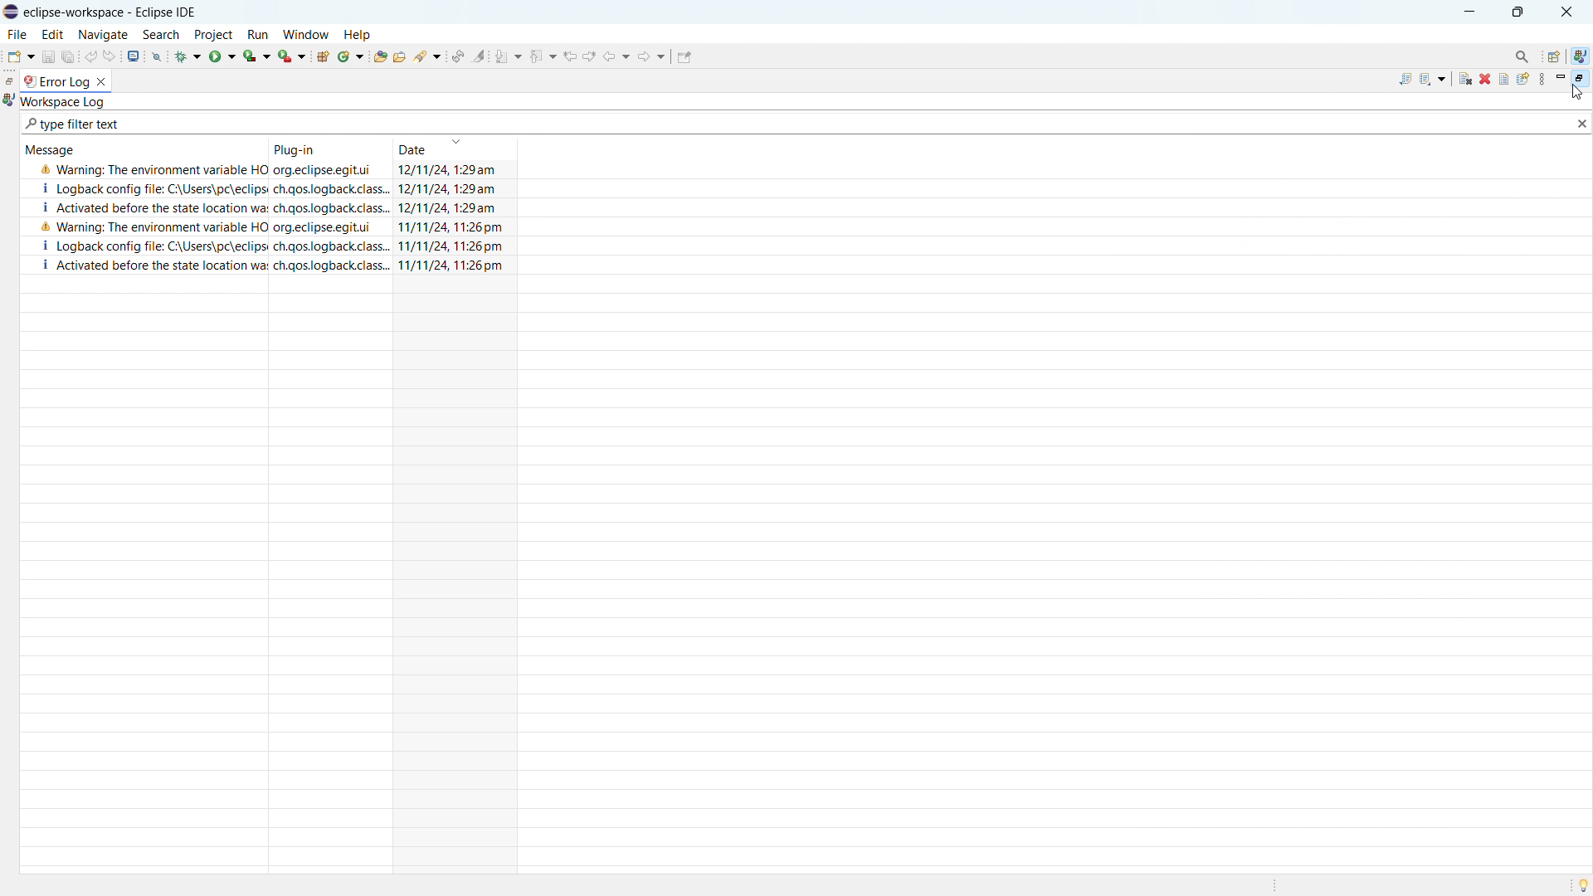 The image size is (1593, 896). What do you see at coordinates (217, 33) in the screenshot?
I see `project` at bounding box center [217, 33].